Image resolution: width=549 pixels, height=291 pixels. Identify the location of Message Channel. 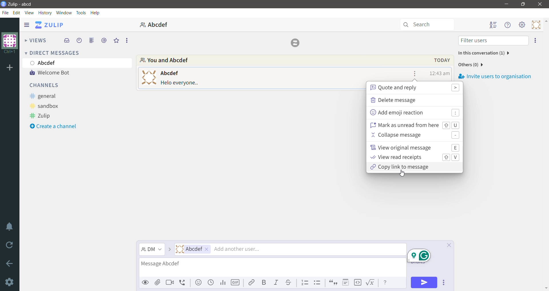
(152, 250).